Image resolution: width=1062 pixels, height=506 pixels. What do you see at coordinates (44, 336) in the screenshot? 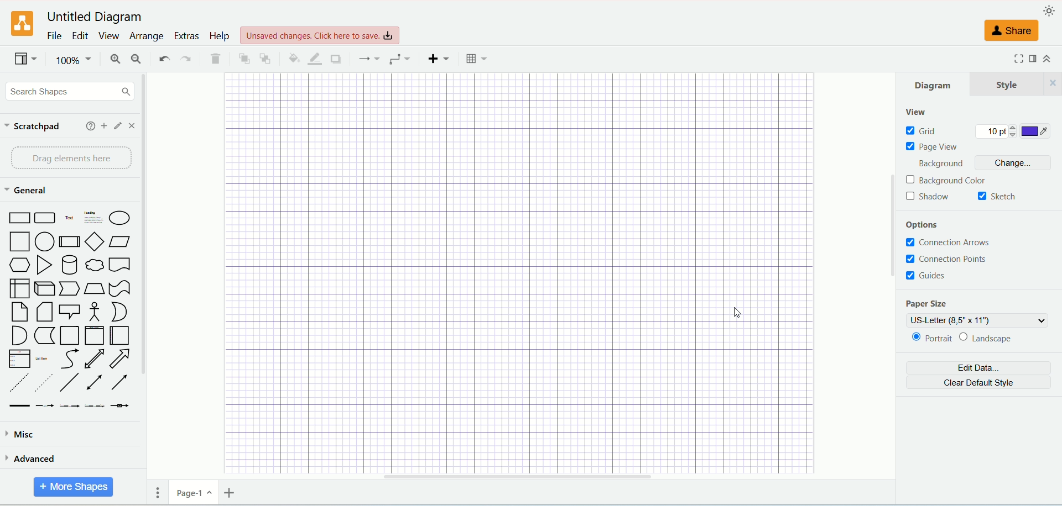
I see `Data Storage` at bounding box center [44, 336].